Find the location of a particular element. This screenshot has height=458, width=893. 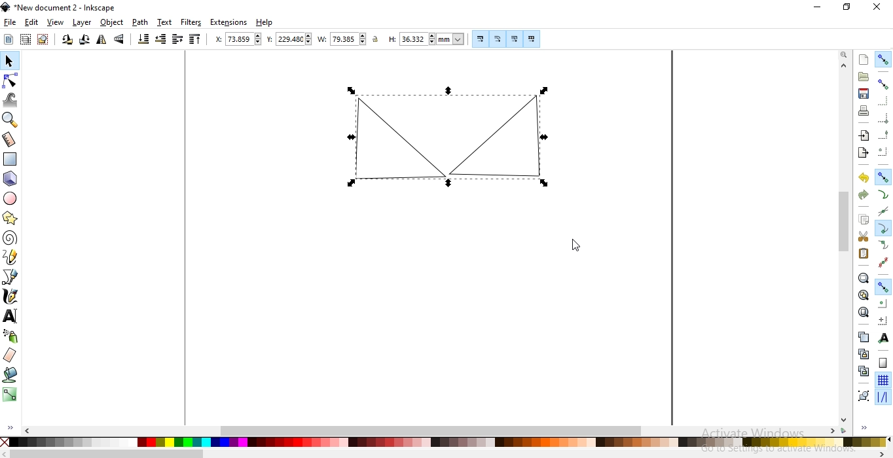

snap other points is located at coordinates (884, 287).